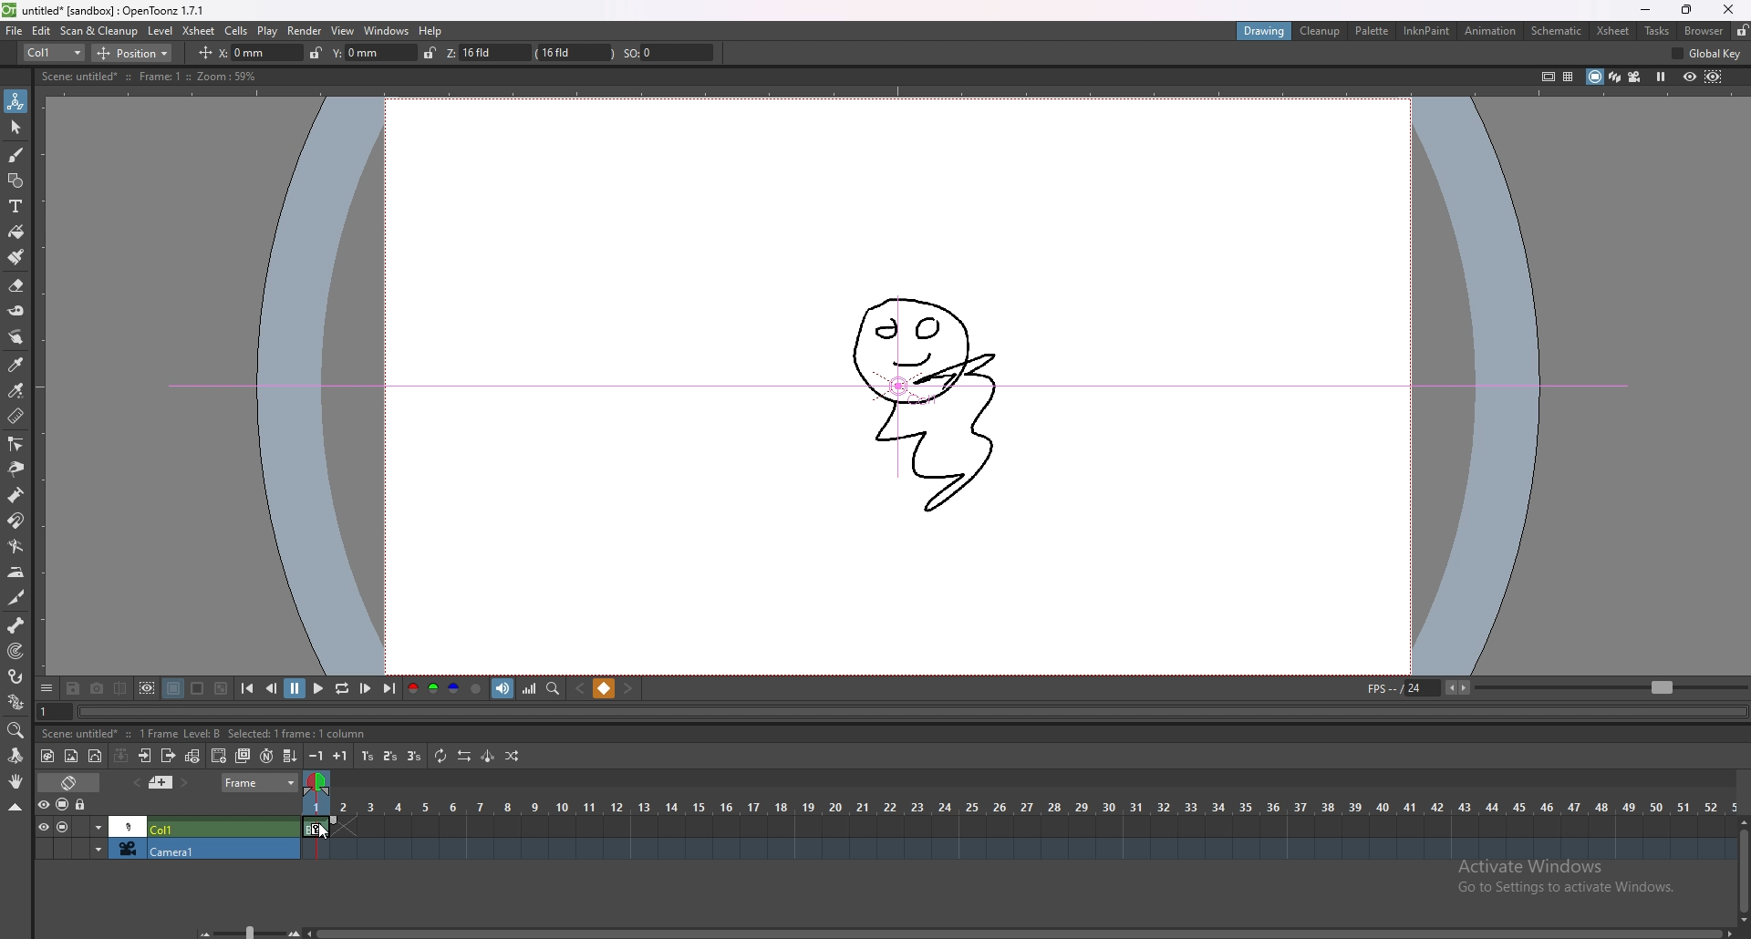  Describe the element at coordinates (1426, 31) in the screenshot. I see `inknpaint` at that location.